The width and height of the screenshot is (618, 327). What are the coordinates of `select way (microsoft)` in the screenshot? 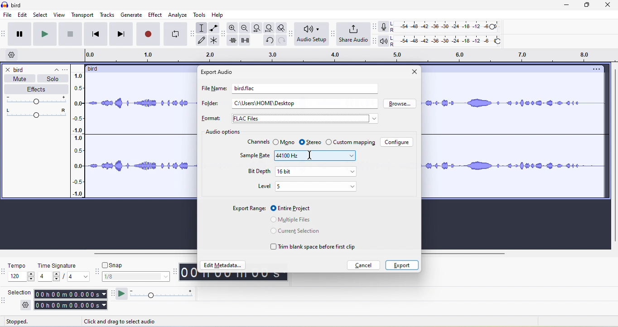 It's located at (305, 117).